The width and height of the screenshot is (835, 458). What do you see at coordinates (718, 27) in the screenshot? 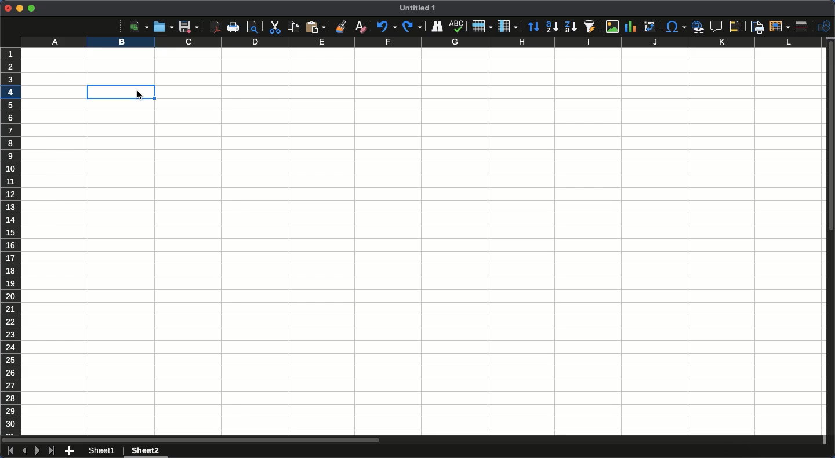
I see `Insert comment` at bounding box center [718, 27].